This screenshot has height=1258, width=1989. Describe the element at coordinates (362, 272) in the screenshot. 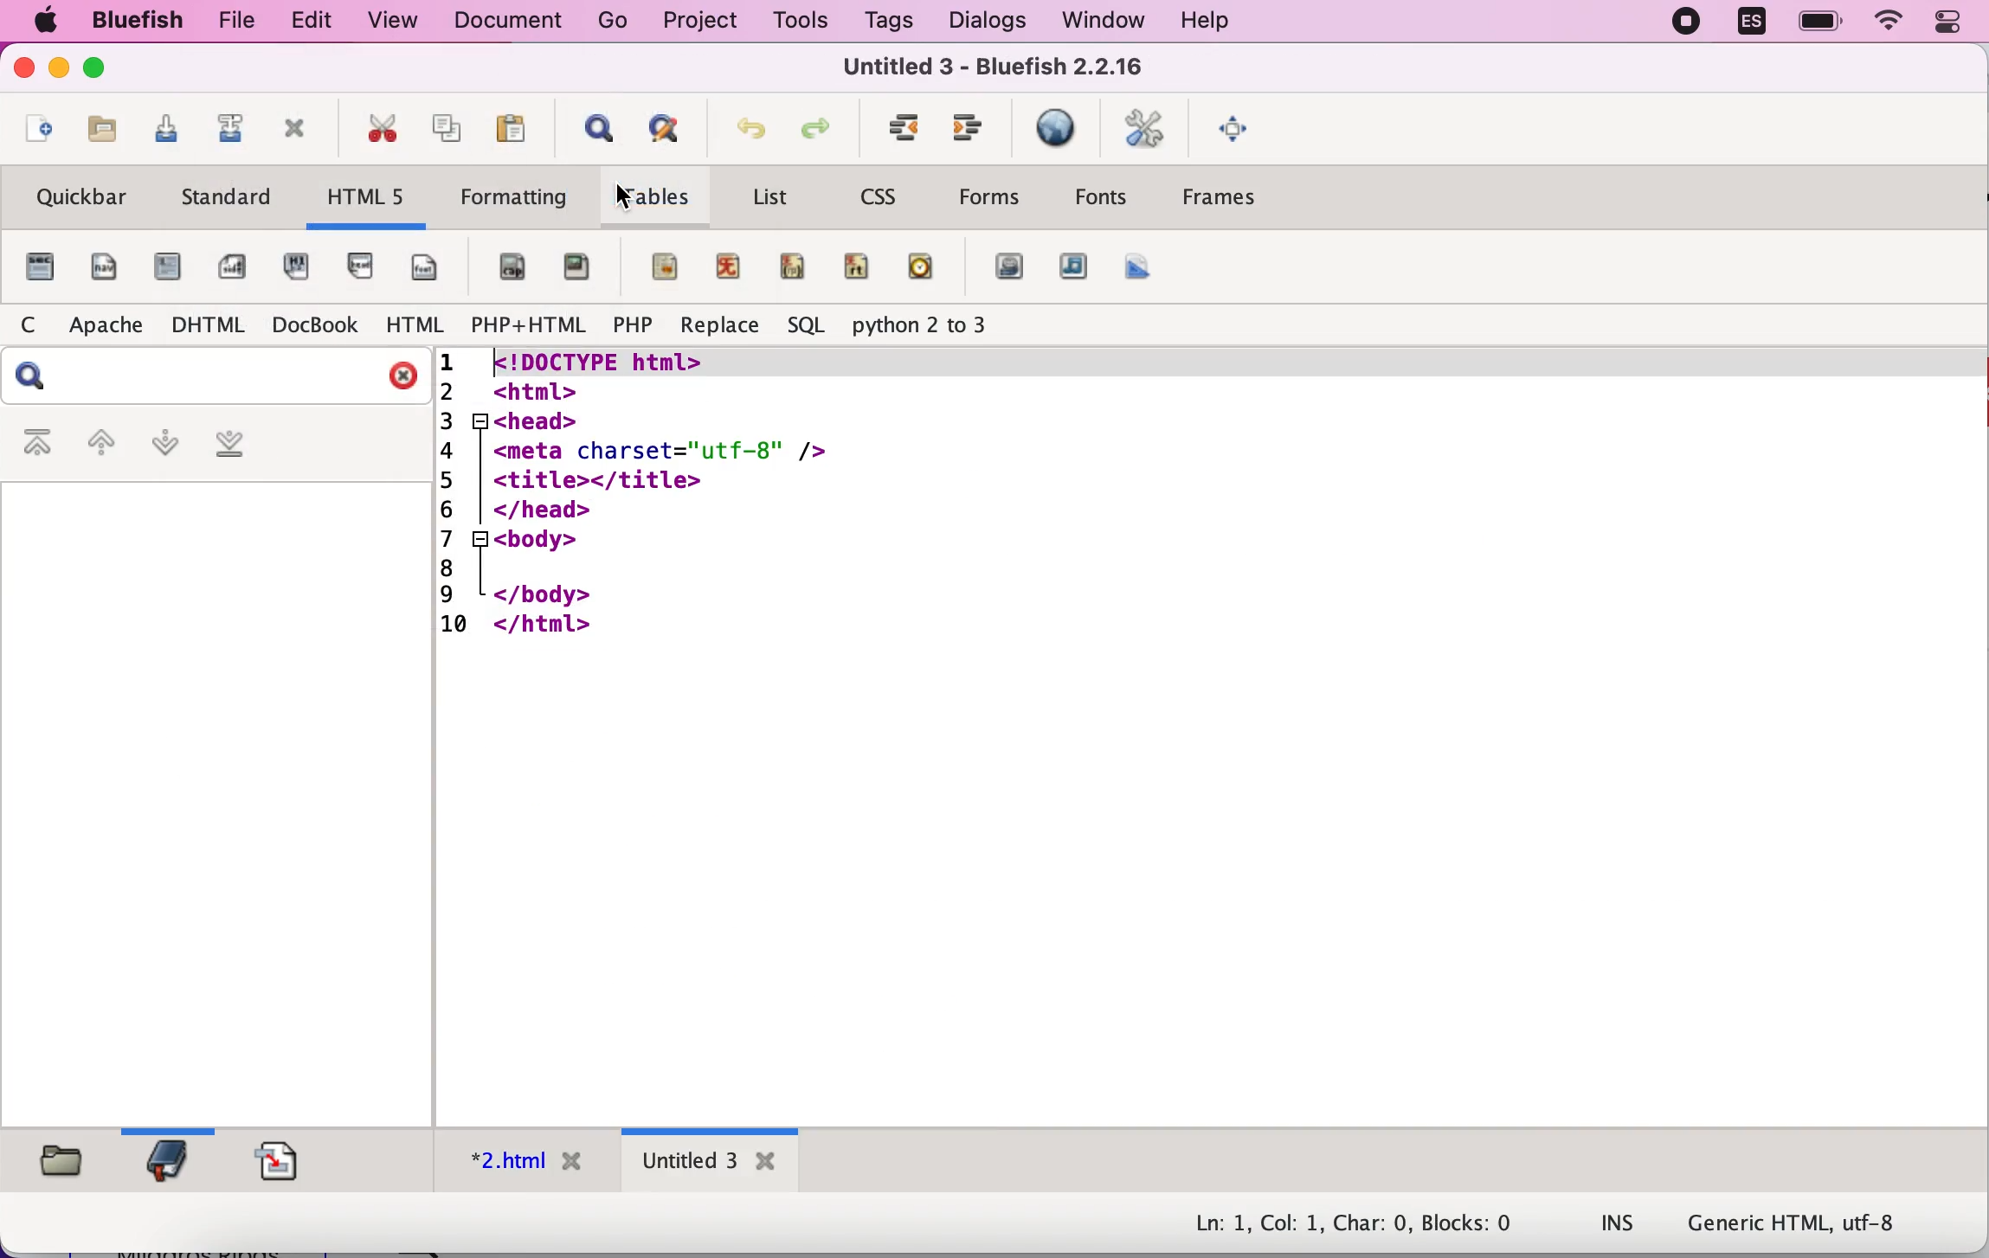

I see `header` at that location.